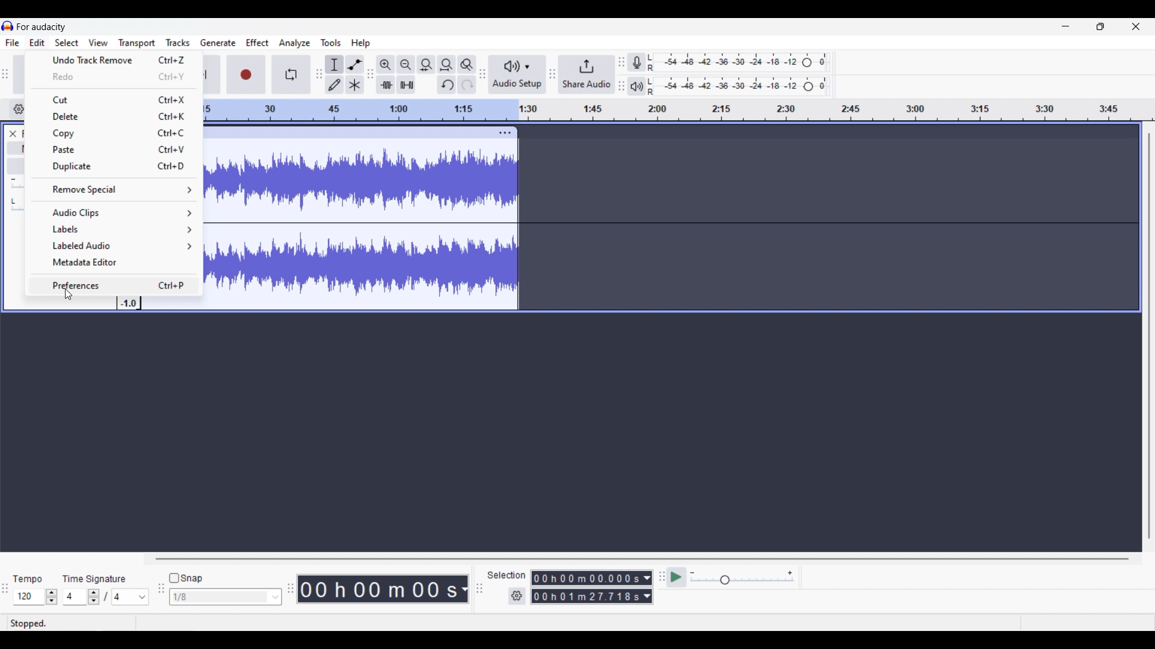 This screenshot has width=1155, height=649. What do you see at coordinates (8, 26) in the screenshot?
I see `Software logo` at bounding box center [8, 26].